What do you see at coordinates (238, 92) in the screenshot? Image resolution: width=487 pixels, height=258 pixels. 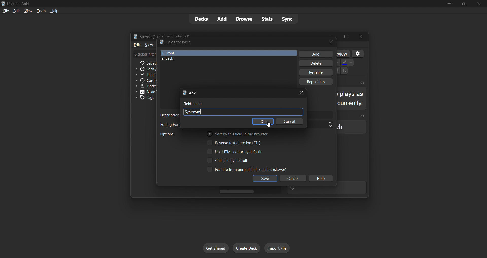 I see `tab title` at bounding box center [238, 92].